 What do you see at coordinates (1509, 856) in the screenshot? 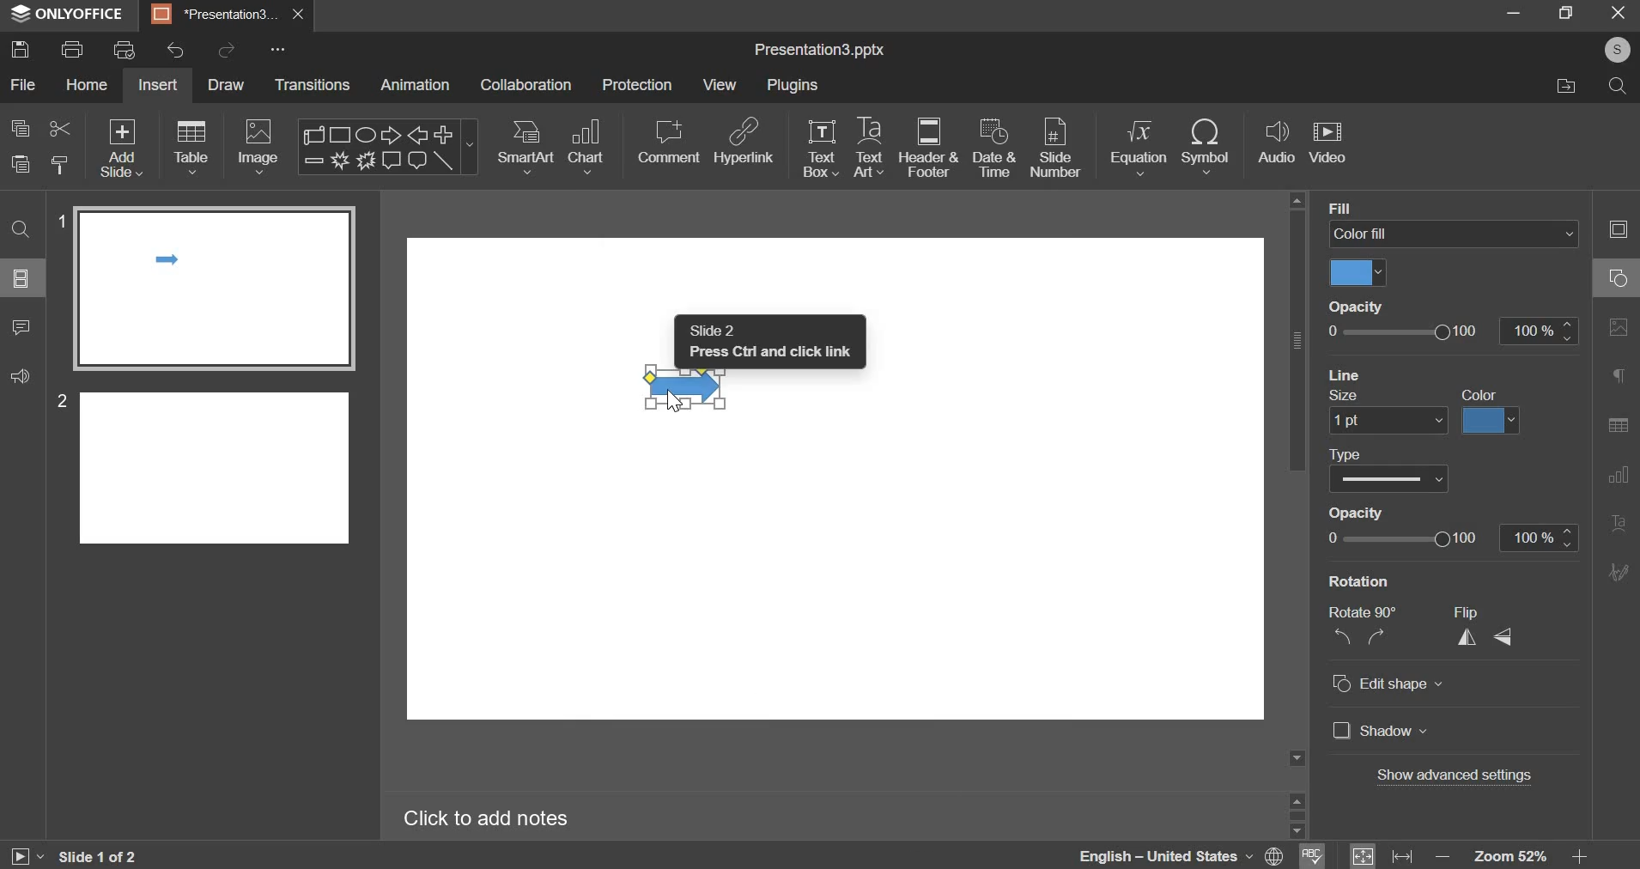
I see `zoom 52%` at bounding box center [1509, 856].